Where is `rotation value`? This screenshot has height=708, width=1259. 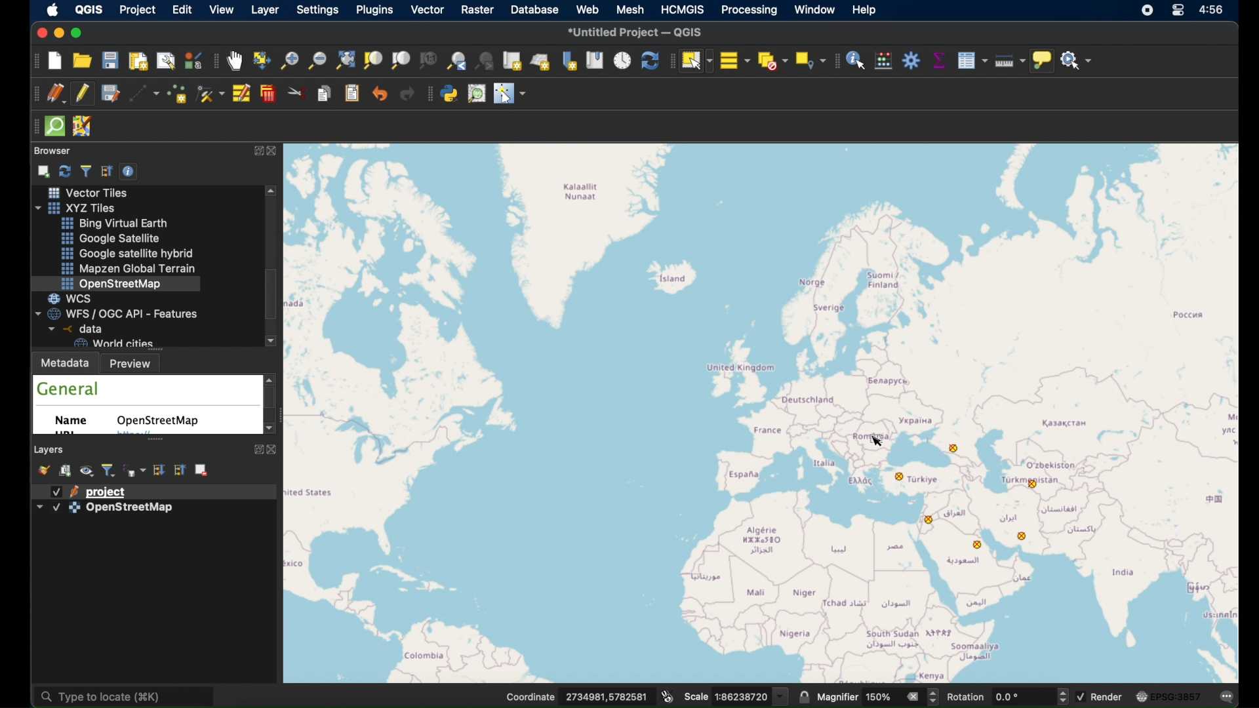 rotation value is located at coordinates (1010, 696).